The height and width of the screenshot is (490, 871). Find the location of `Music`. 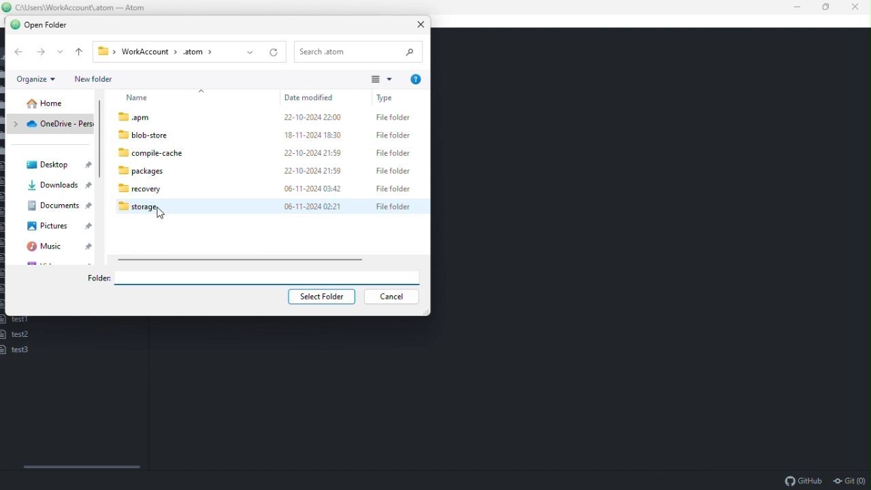

Music is located at coordinates (59, 246).